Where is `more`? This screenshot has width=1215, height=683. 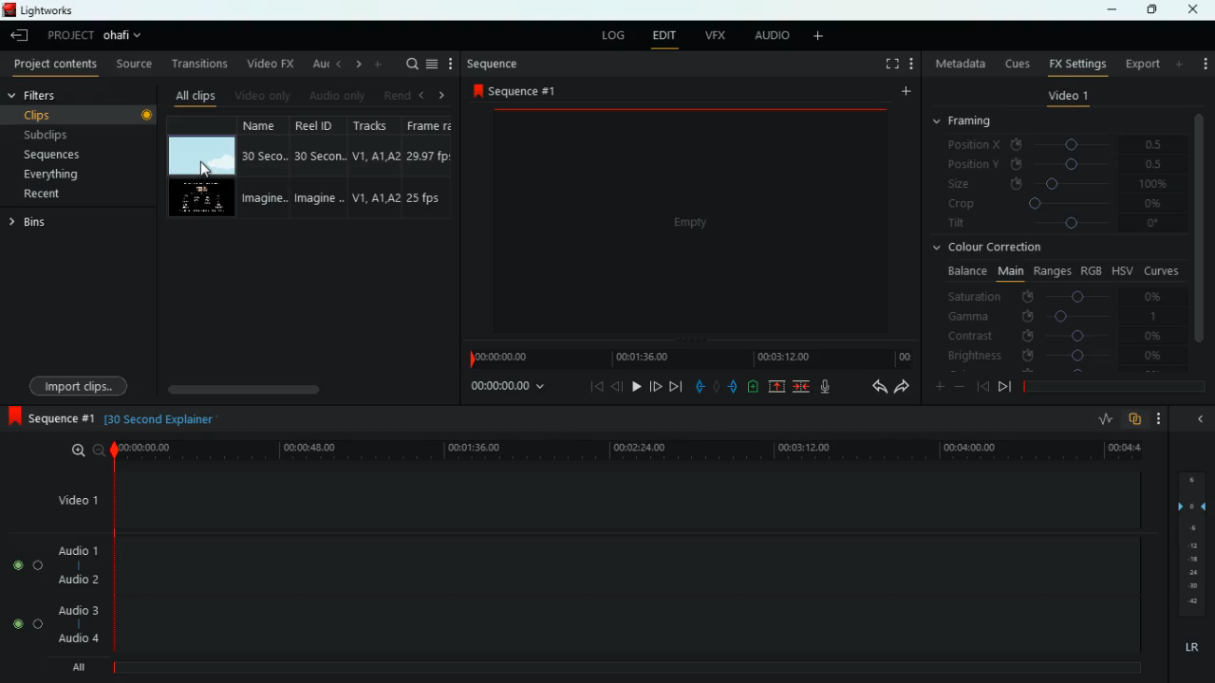 more is located at coordinates (911, 64).